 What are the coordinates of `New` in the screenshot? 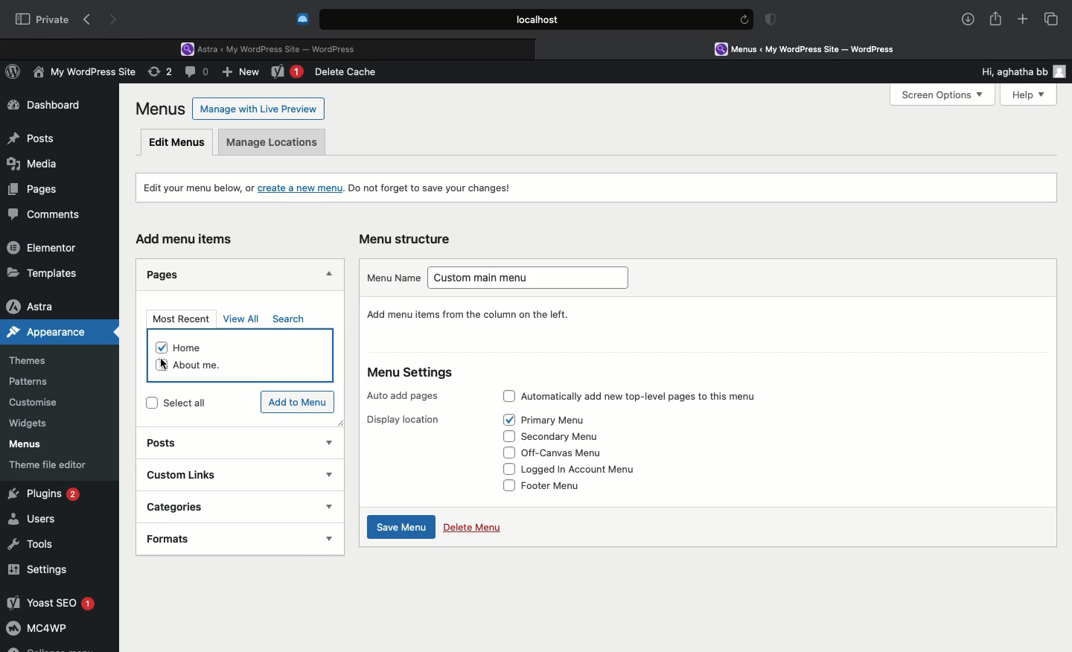 It's located at (287, 73).